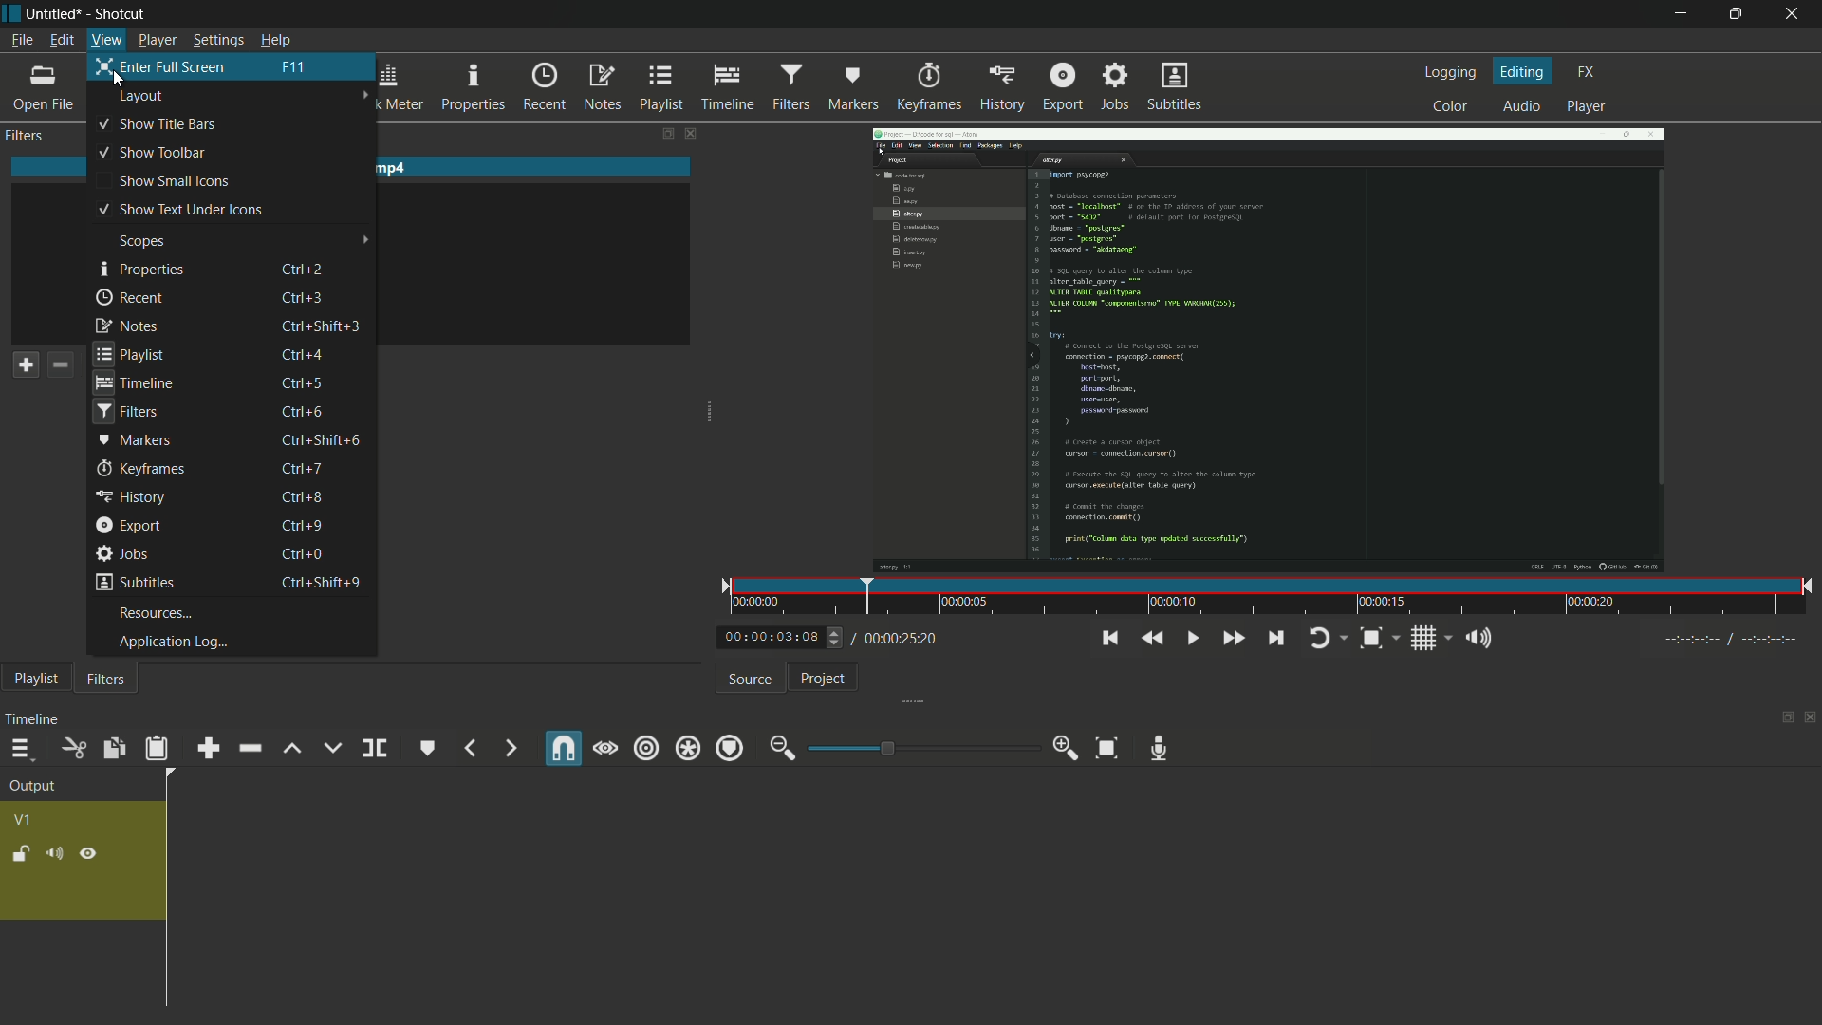 The image size is (1822, 1025). I want to click on timeline, so click(725, 84).